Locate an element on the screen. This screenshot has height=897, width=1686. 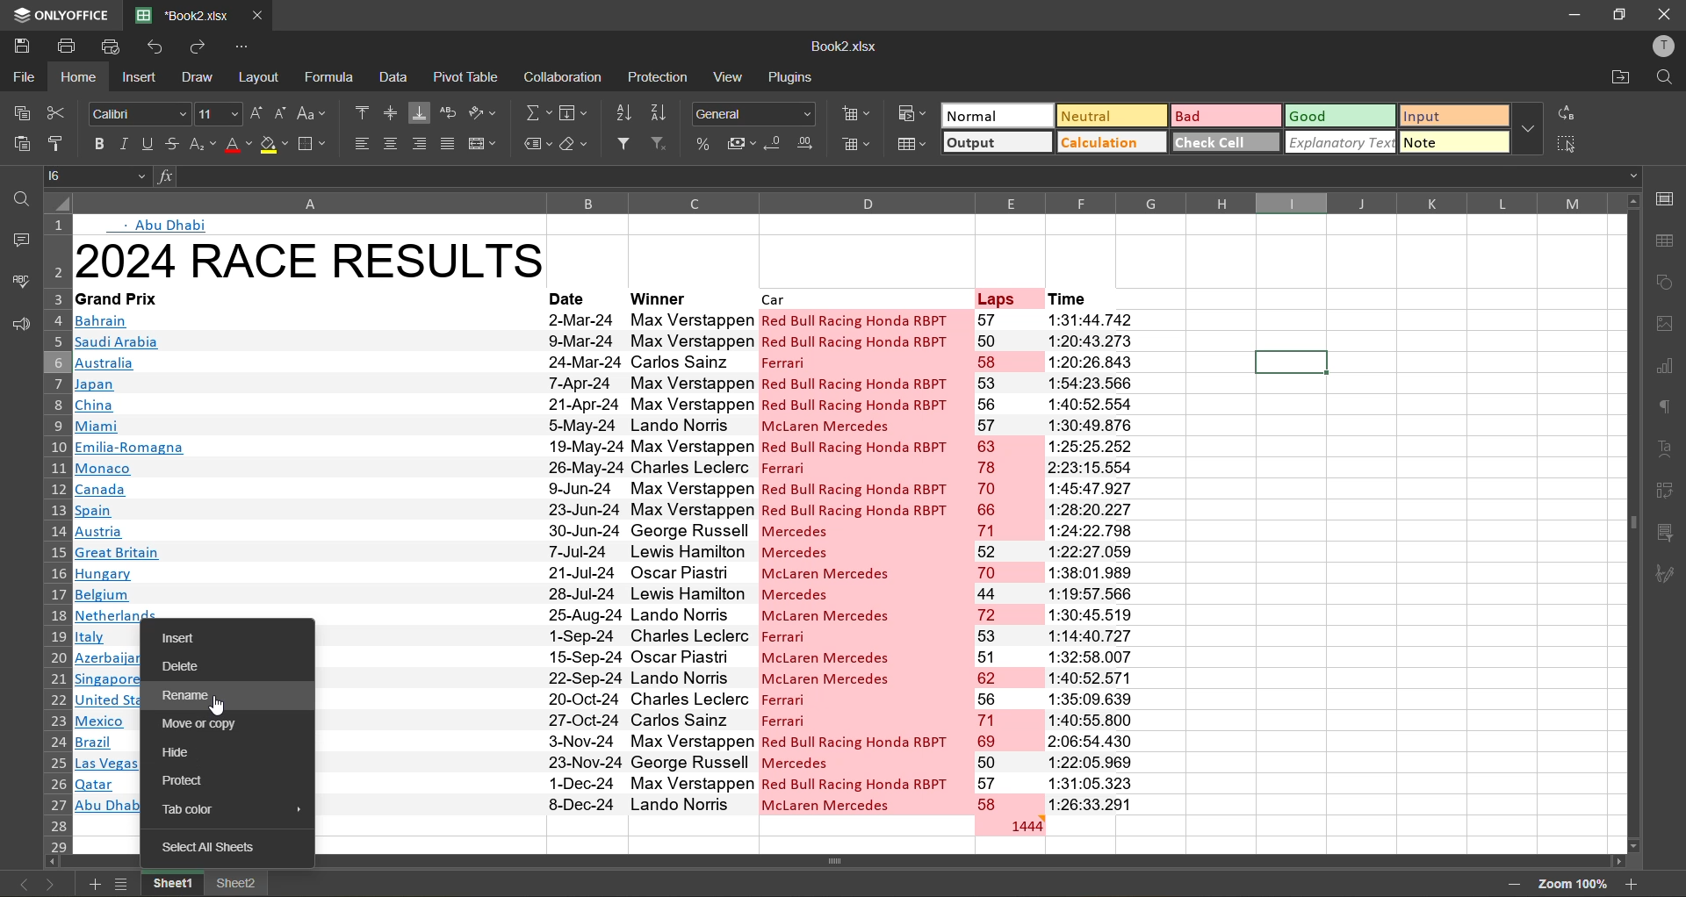
neutral is located at coordinates (1110, 118).